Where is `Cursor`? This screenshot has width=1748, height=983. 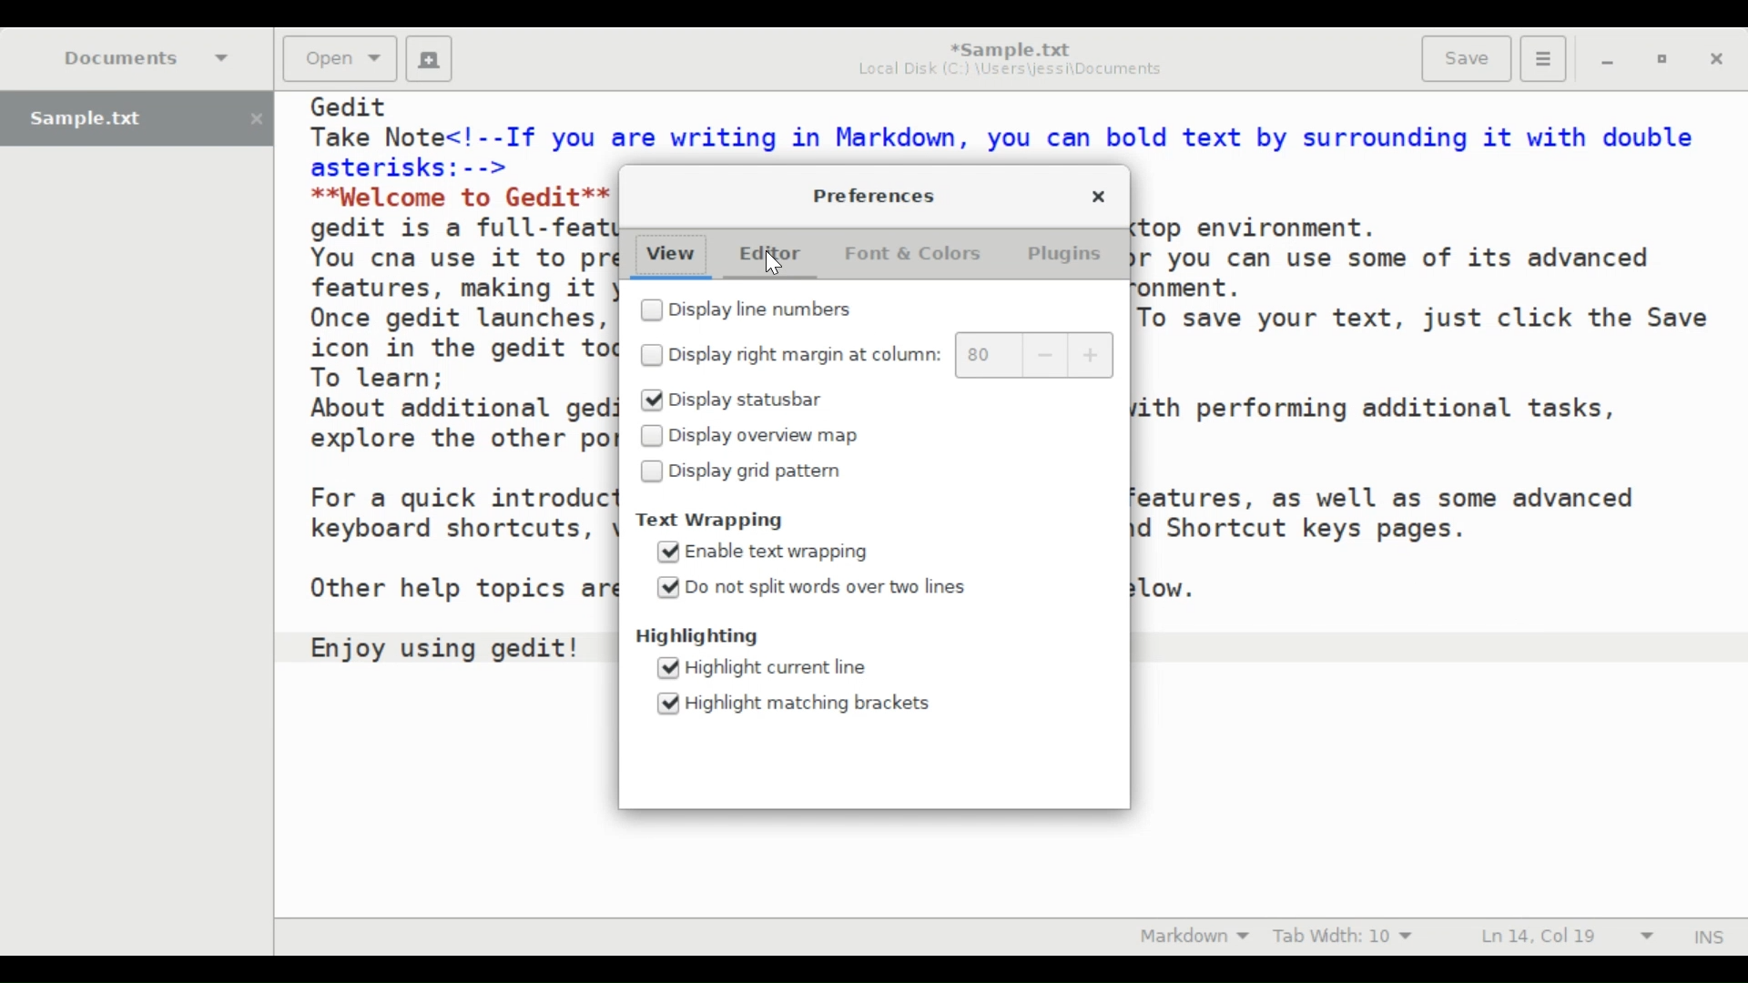 Cursor is located at coordinates (777, 261).